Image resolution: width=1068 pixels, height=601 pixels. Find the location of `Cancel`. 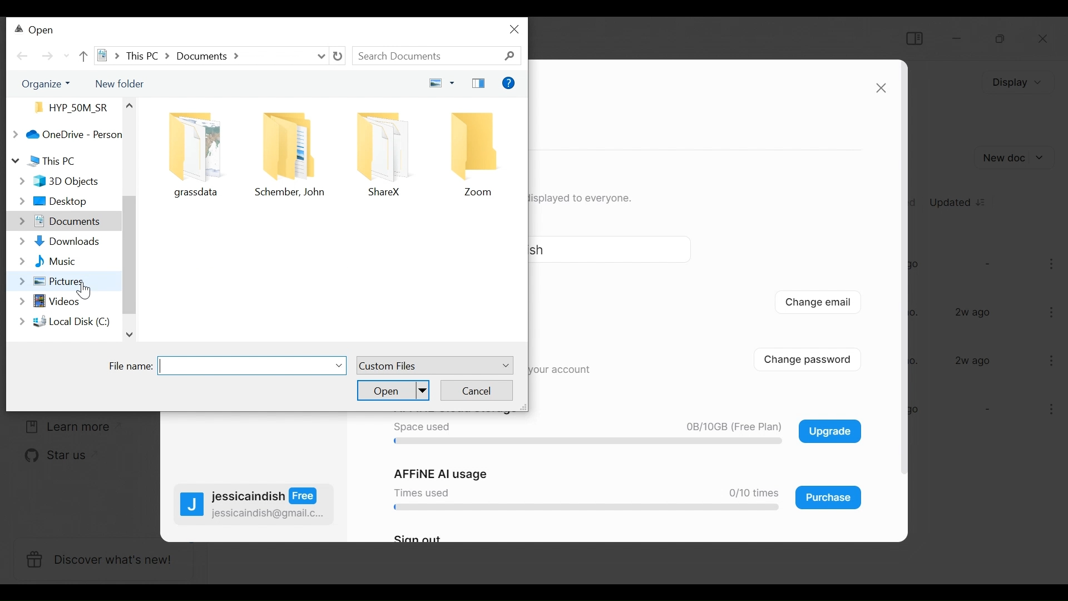

Cancel is located at coordinates (477, 390).